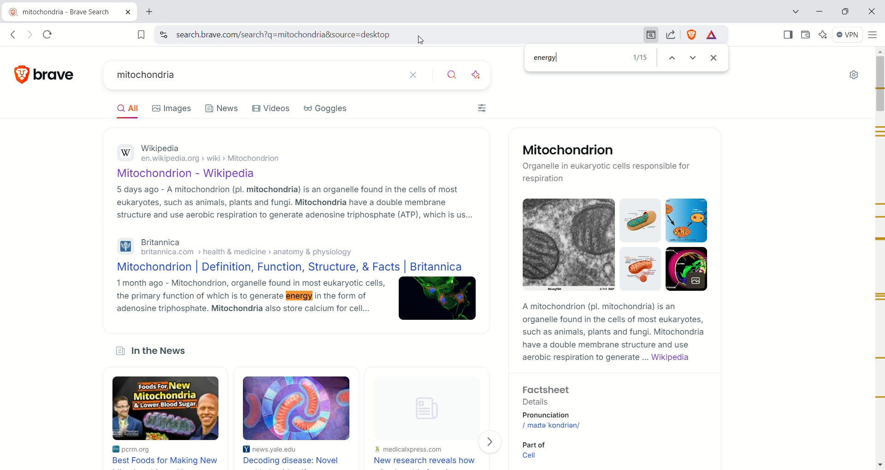  What do you see at coordinates (477, 75) in the screenshot?
I see `answer with AI` at bounding box center [477, 75].